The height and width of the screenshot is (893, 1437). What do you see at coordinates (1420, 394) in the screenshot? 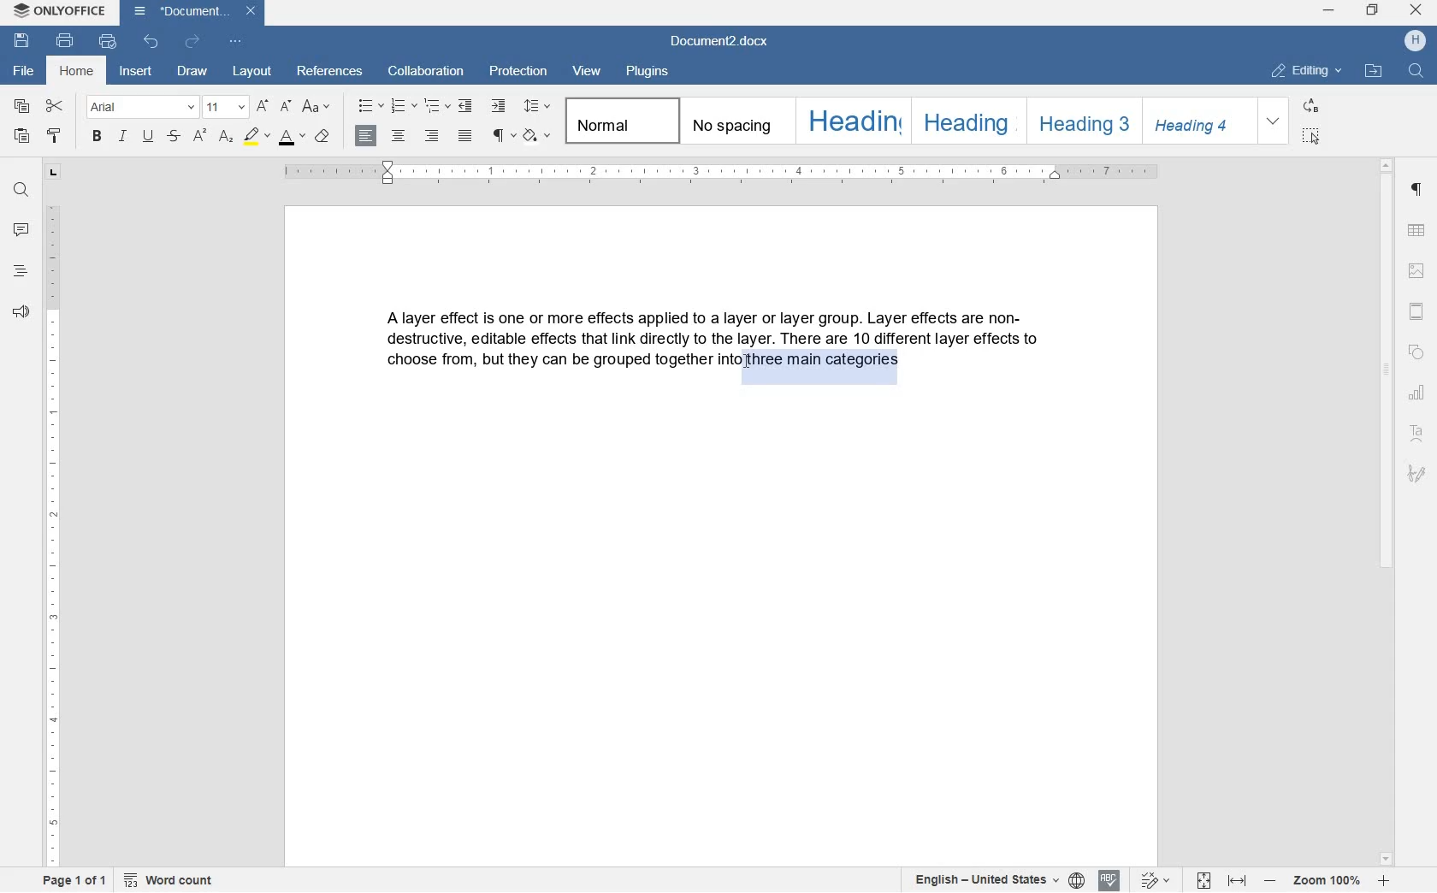
I see `chart ` at bounding box center [1420, 394].